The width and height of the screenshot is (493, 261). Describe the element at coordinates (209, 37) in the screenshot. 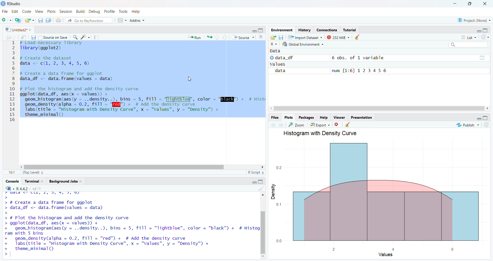

I see `Re-run the previous code again` at that location.